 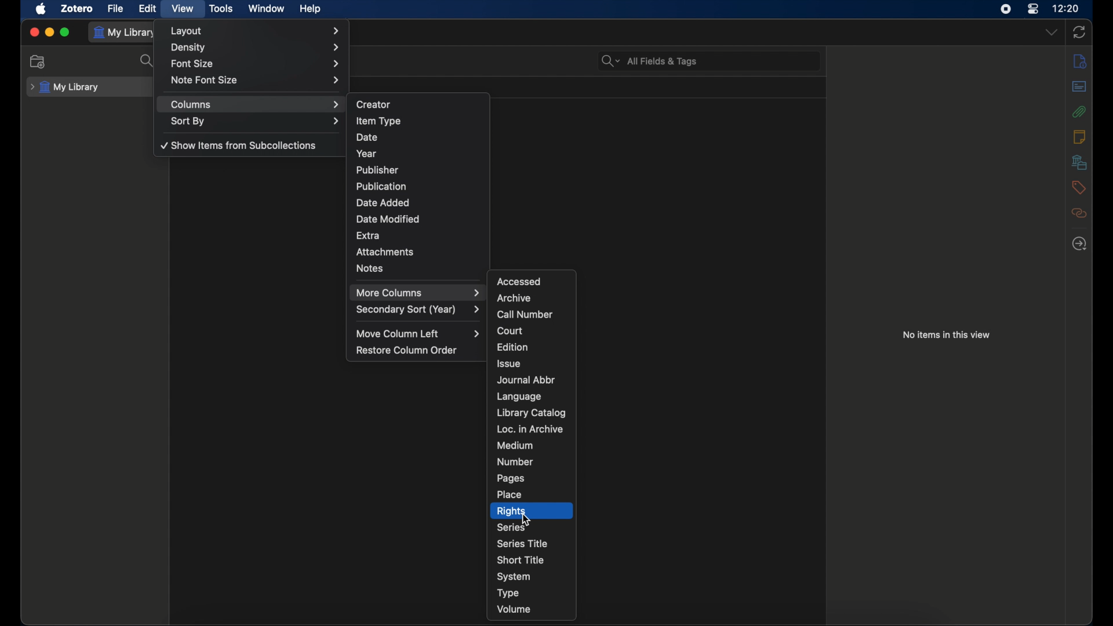 I want to click on series title, so click(x=522, y=543).